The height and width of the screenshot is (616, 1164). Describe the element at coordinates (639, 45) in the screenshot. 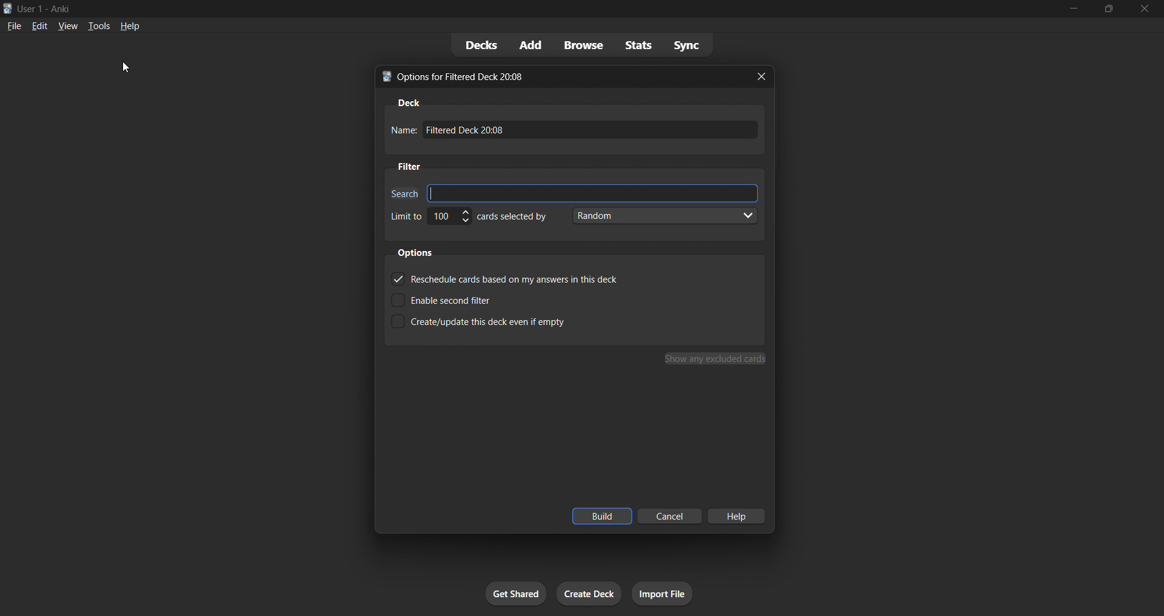

I see `stats` at that location.